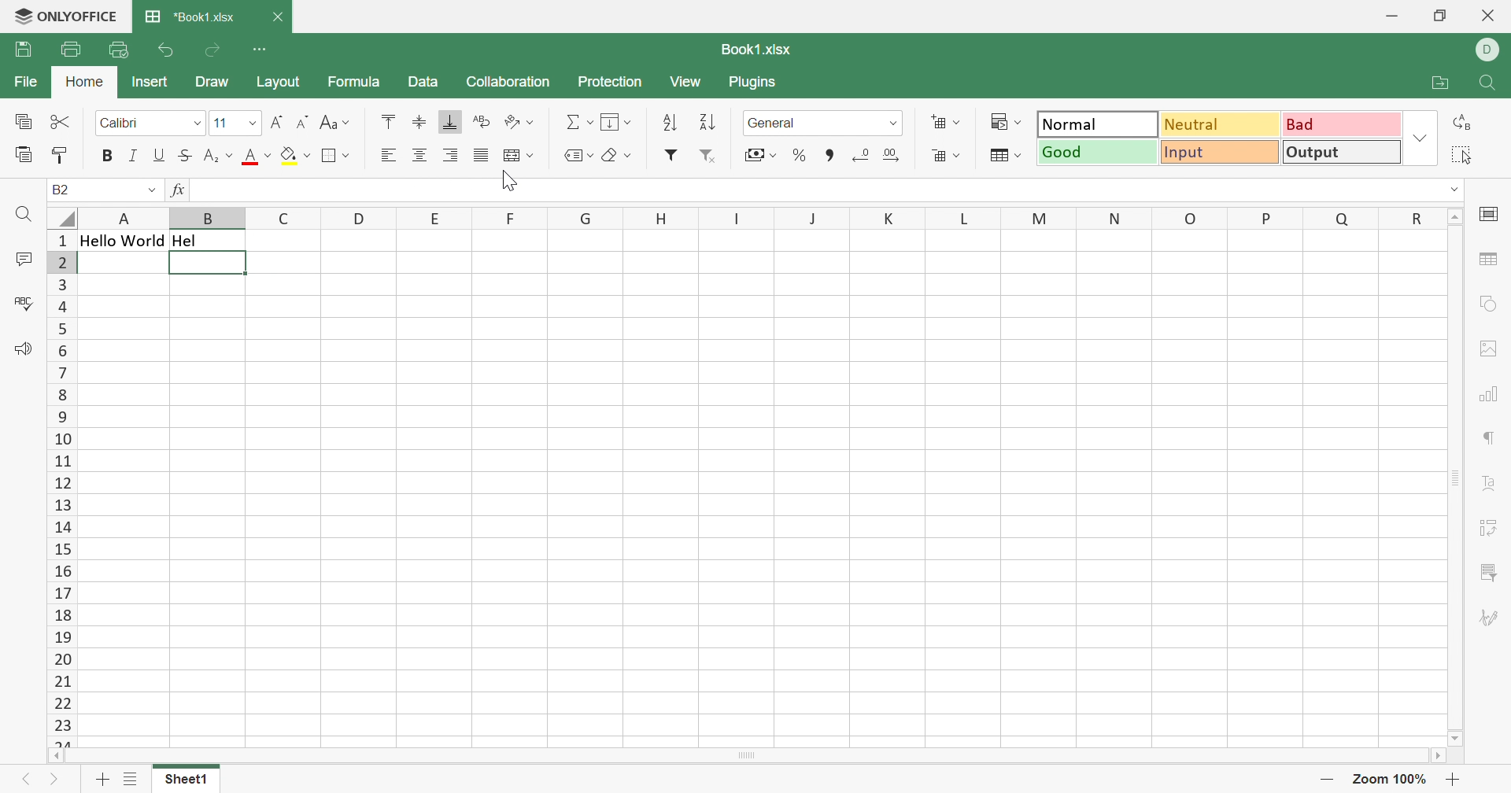  Describe the element at coordinates (892, 158) in the screenshot. I see `Increase decimal` at that location.